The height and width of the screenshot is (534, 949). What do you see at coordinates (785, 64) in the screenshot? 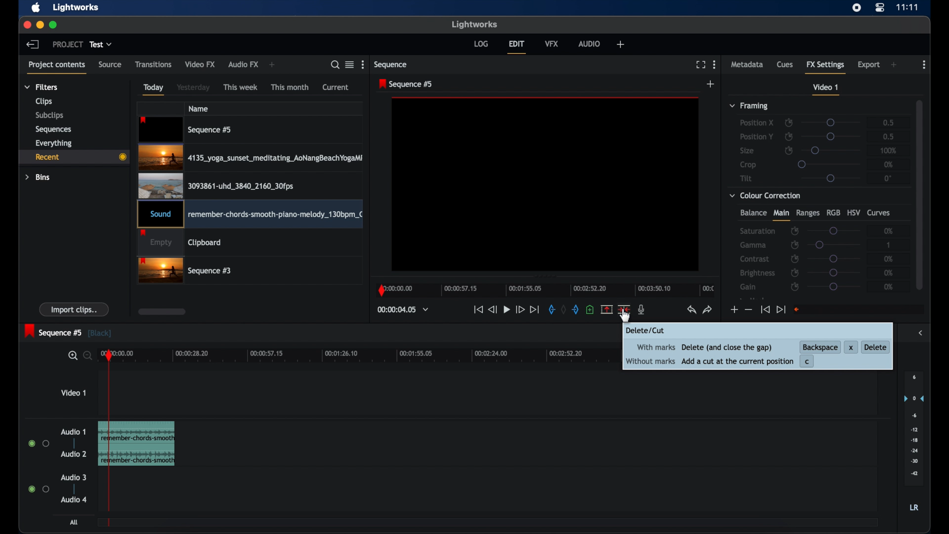
I see `cues` at bounding box center [785, 64].